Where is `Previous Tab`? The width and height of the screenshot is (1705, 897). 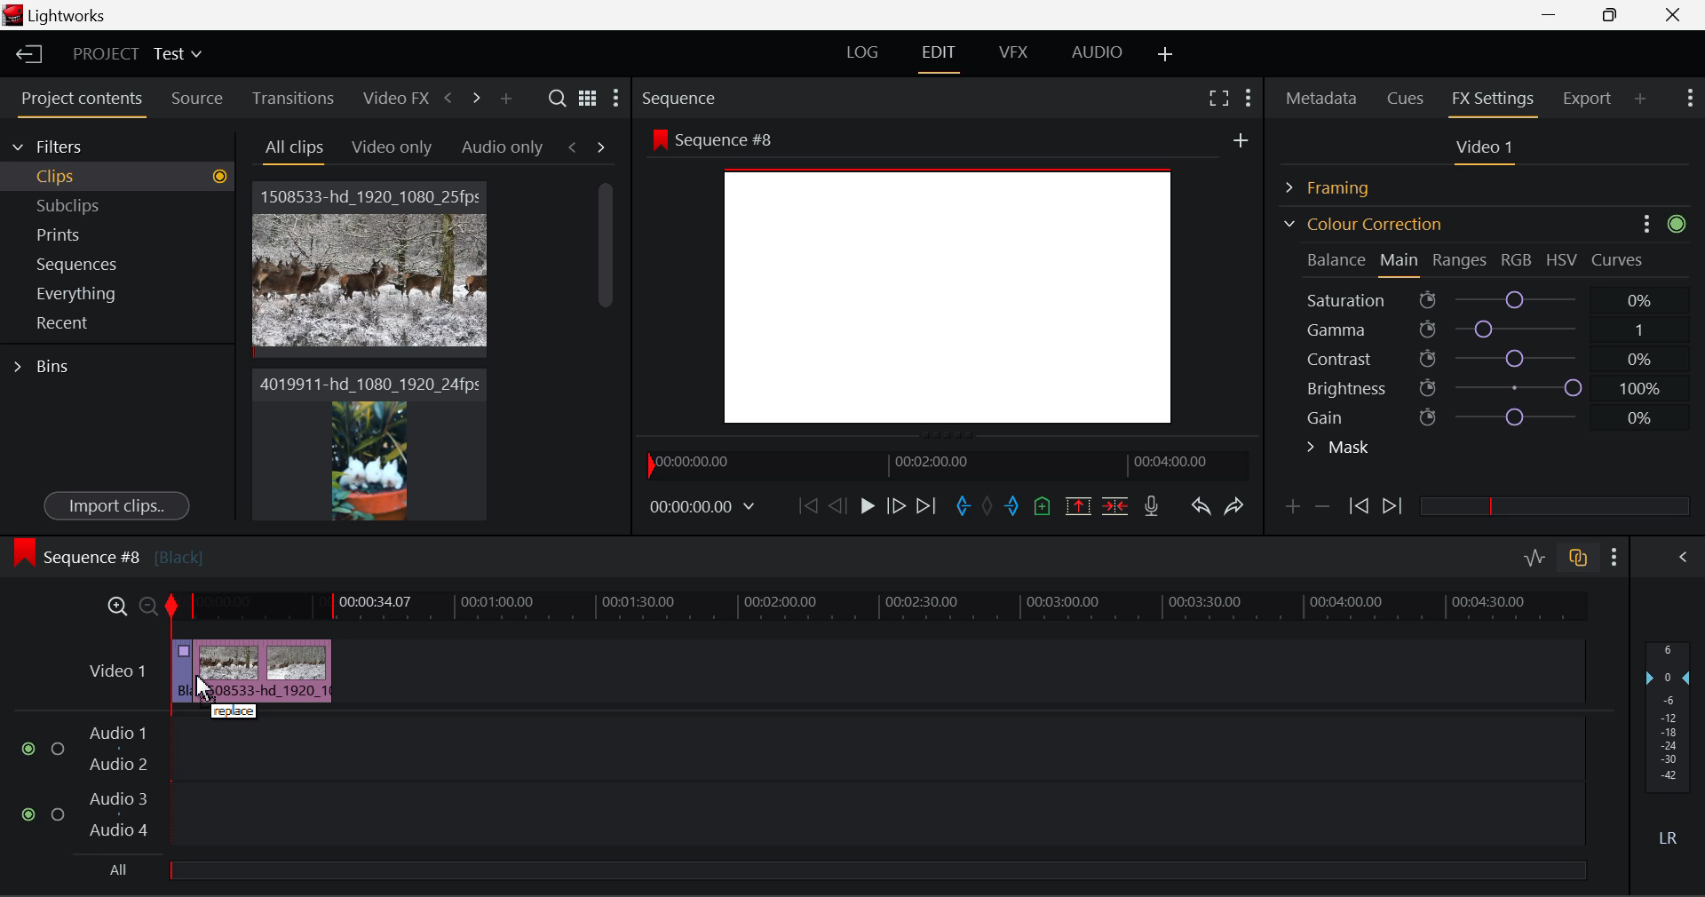
Previous Tab is located at coordinates (575, 147).